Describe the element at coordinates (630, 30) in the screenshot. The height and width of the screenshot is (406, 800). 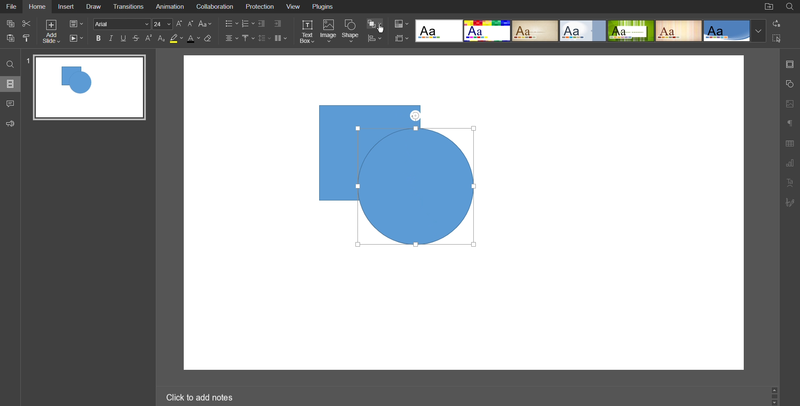
I see `Green Leaf` at that location.